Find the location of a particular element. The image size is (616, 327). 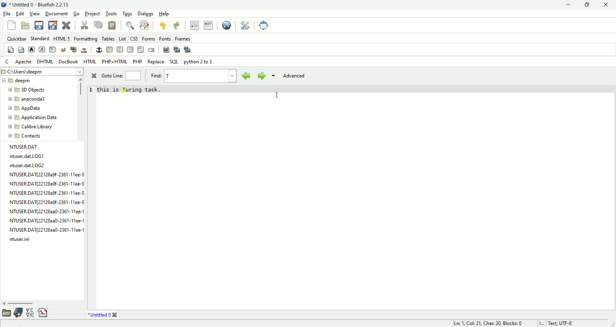

close is located at coordinates (95, 76).